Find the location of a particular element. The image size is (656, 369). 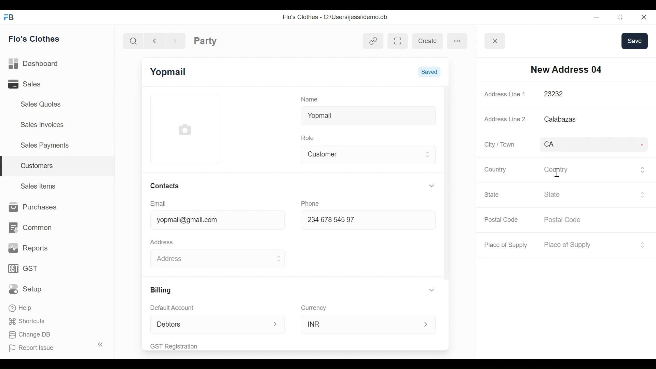

Expand is located at coordinates (427, 324).